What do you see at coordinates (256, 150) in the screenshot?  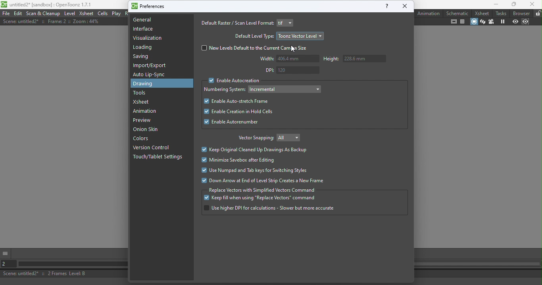 I see `Keep original cleaned up drawings as backup` at bounding box center [256, 150].